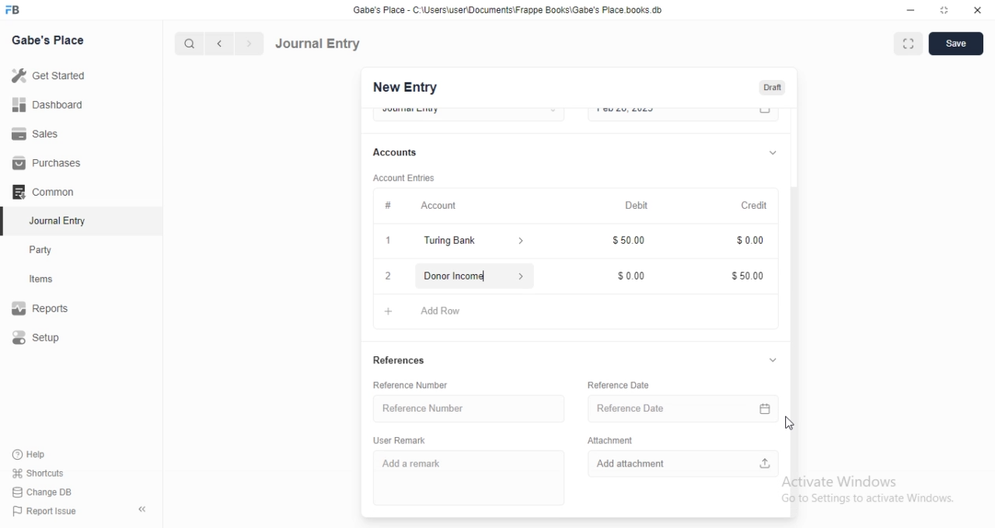 This screenshot has height=528, width=995. I want to click on previous, so click(217, 43).